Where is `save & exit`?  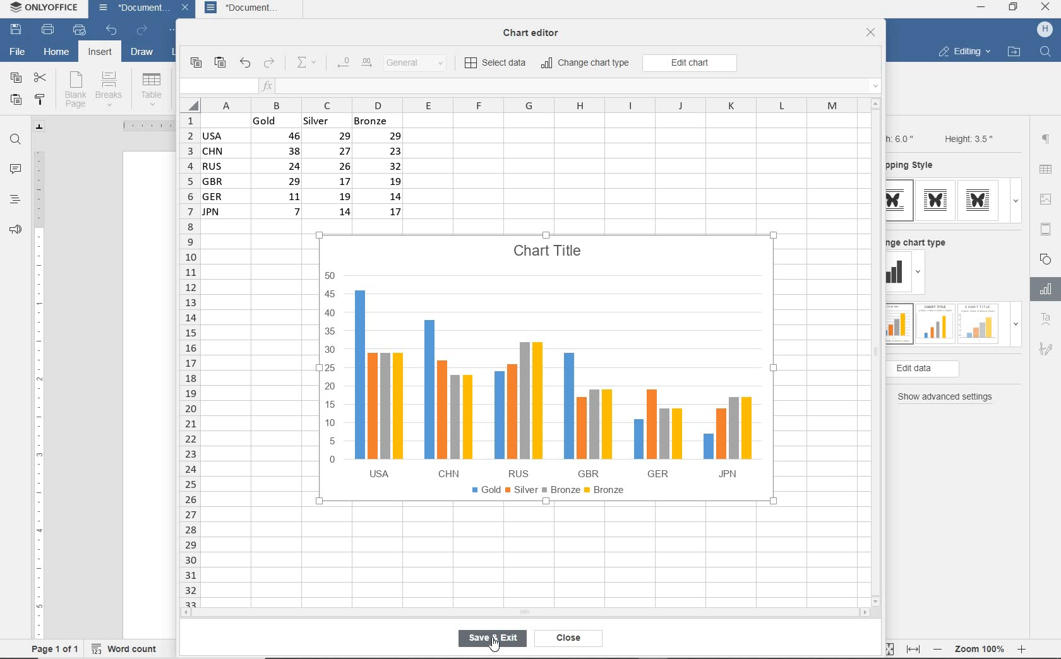
save & exit is located at coordinates (492, 639).